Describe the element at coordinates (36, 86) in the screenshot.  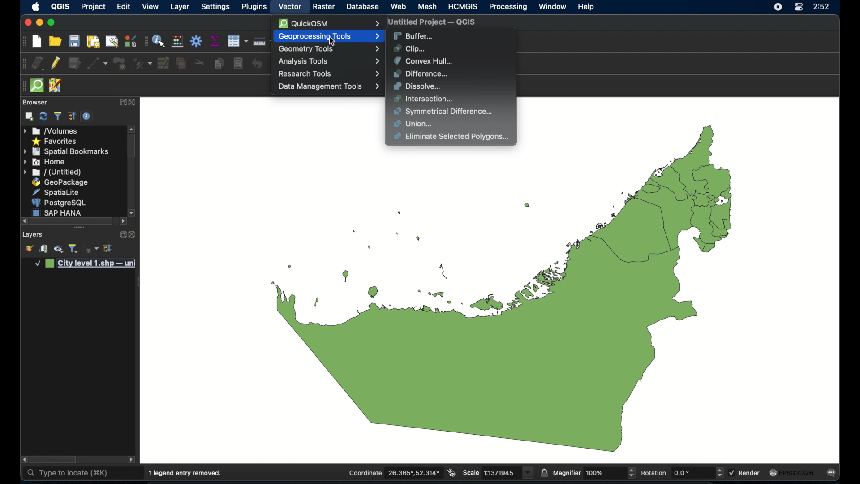
I see `quick osm` at that location.